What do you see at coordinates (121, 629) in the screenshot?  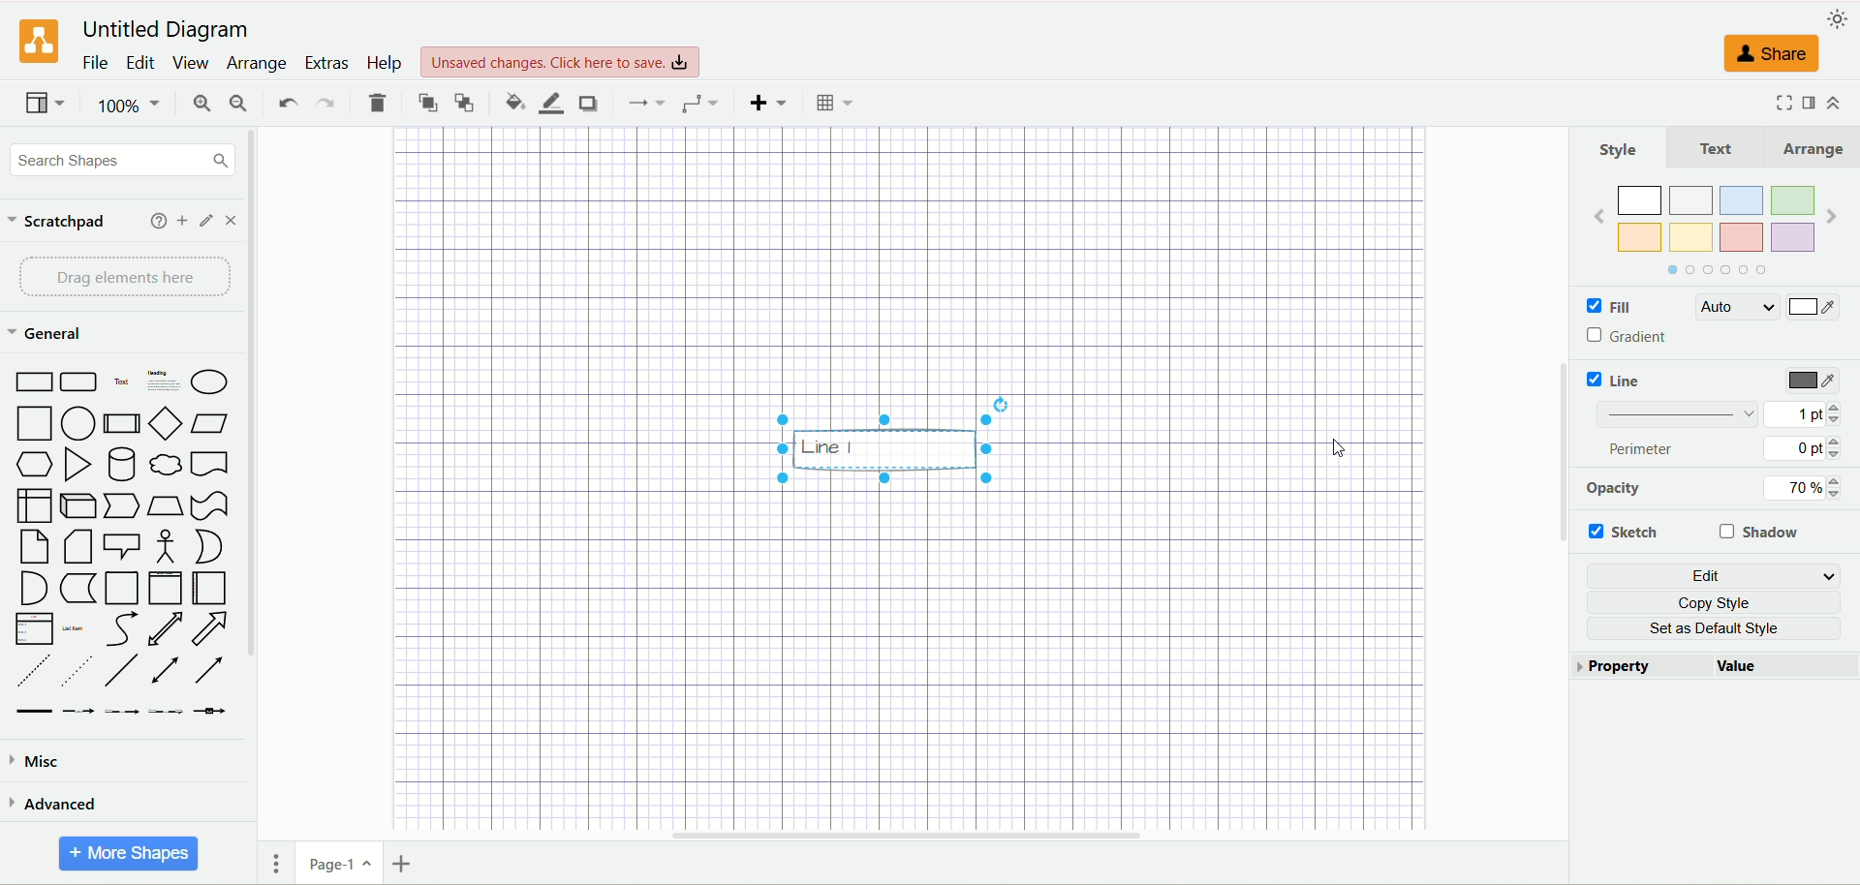 I see `Curve` at bounding box center [121, 629].